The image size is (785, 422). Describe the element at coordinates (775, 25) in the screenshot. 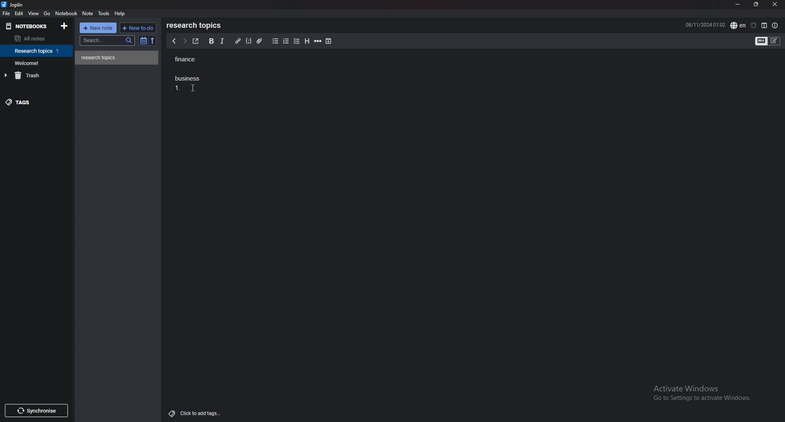

I see `note properties` at that location.